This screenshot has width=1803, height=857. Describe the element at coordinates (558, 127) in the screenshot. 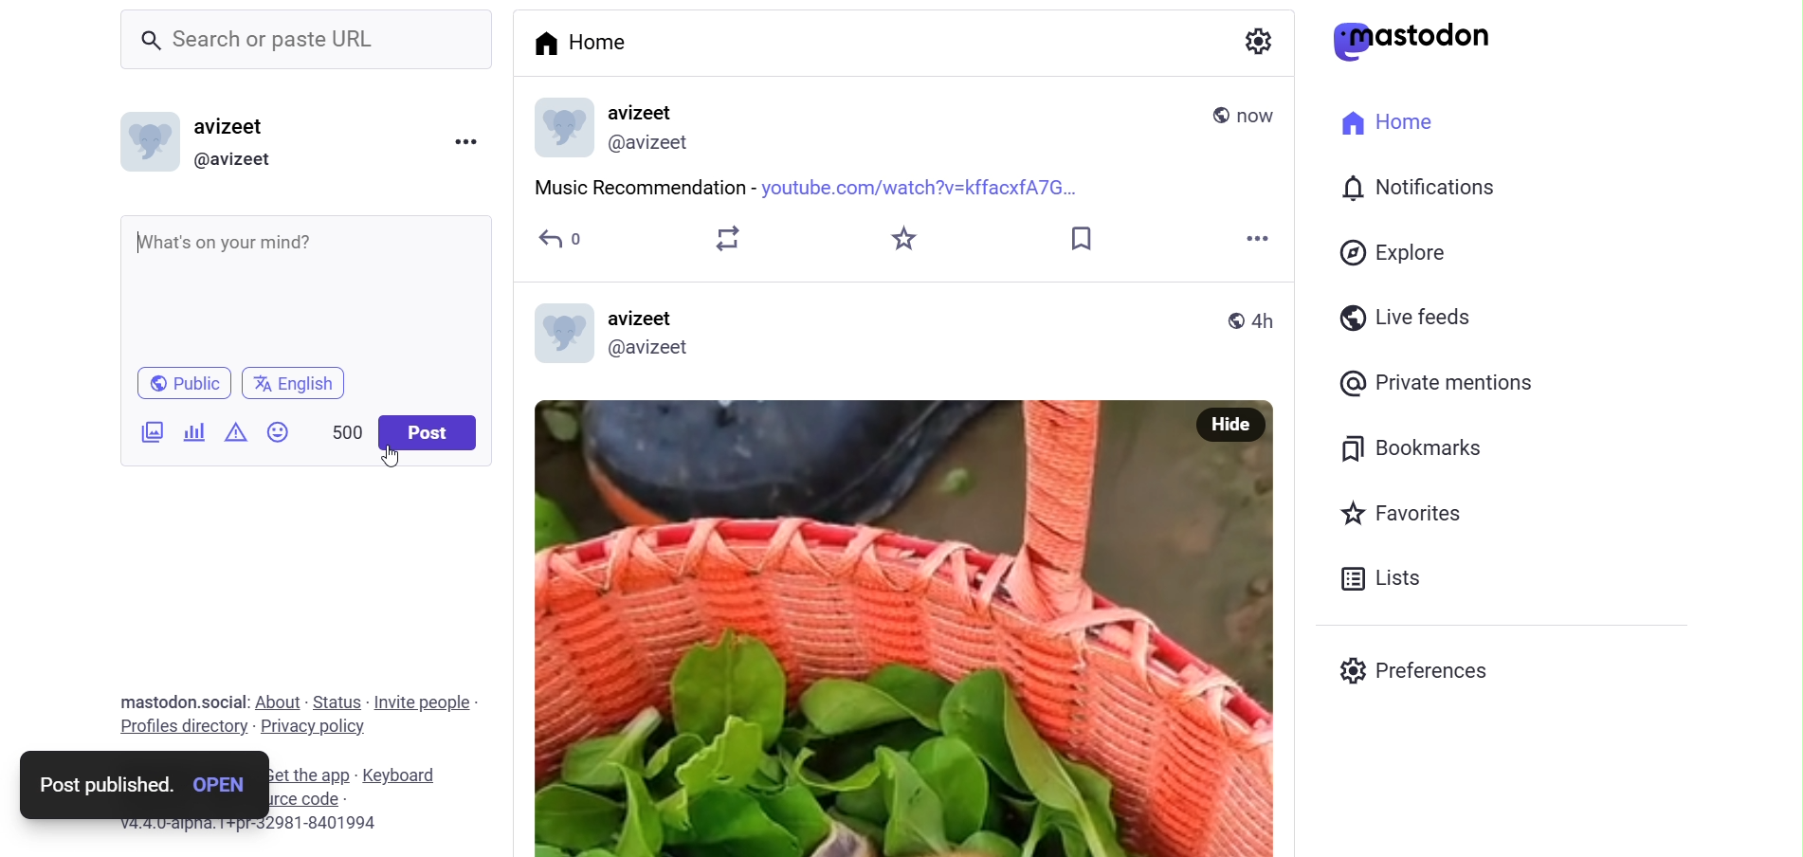

I see `display picture` at that location.